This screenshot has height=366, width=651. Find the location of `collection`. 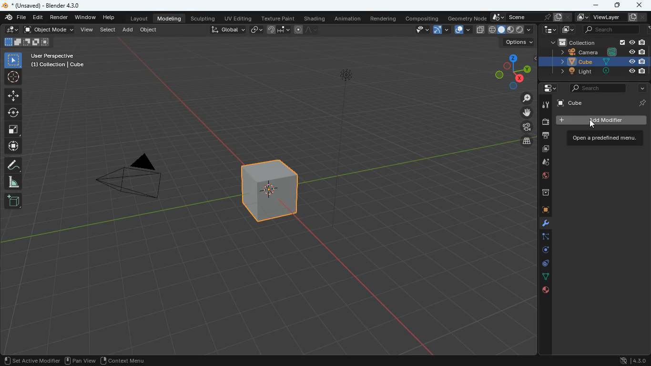

collection is located at coordinates (595, 42).